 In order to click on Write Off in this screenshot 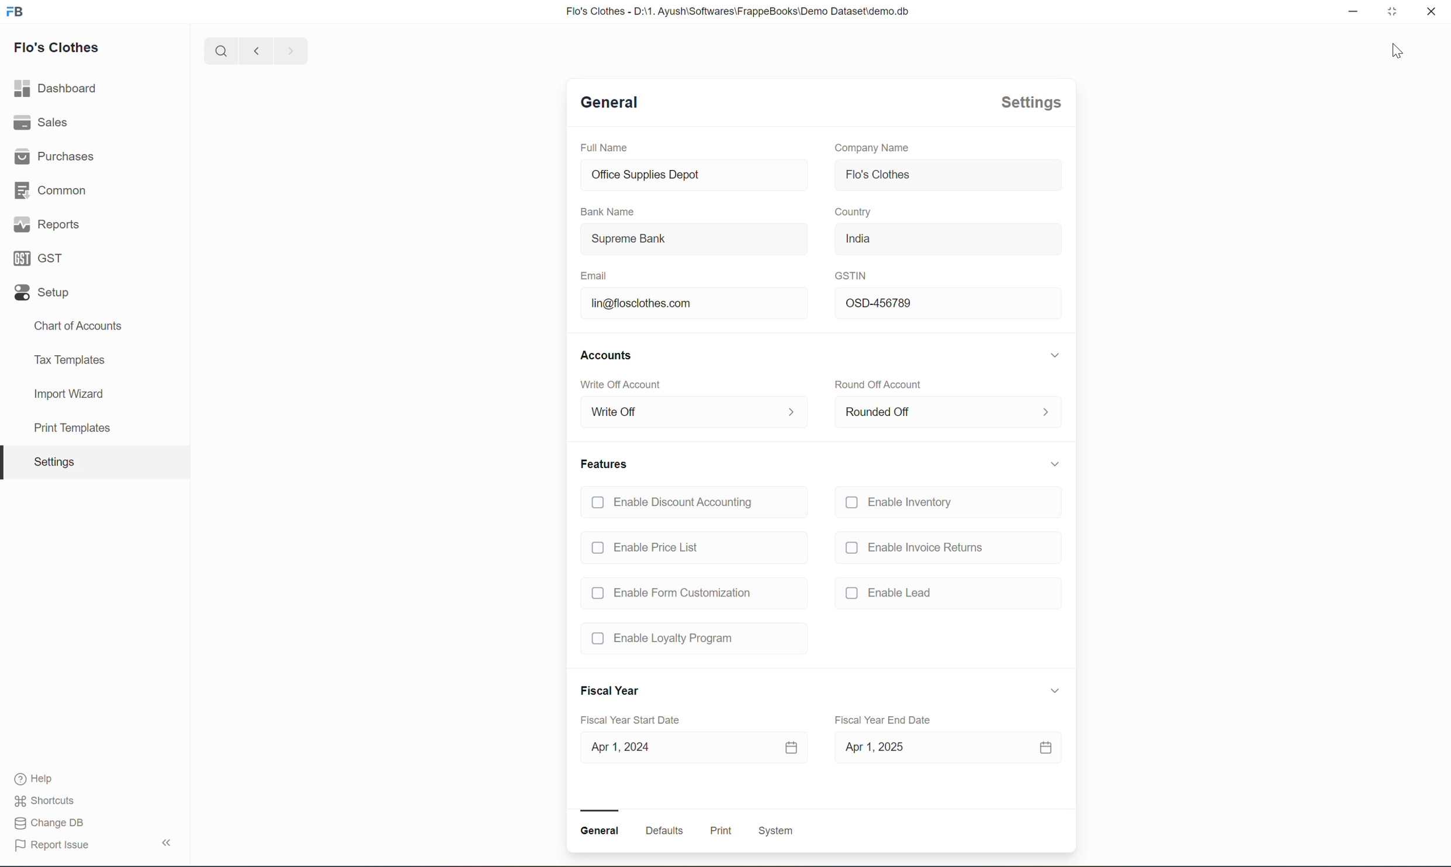, I will do `click(693, 413)`.